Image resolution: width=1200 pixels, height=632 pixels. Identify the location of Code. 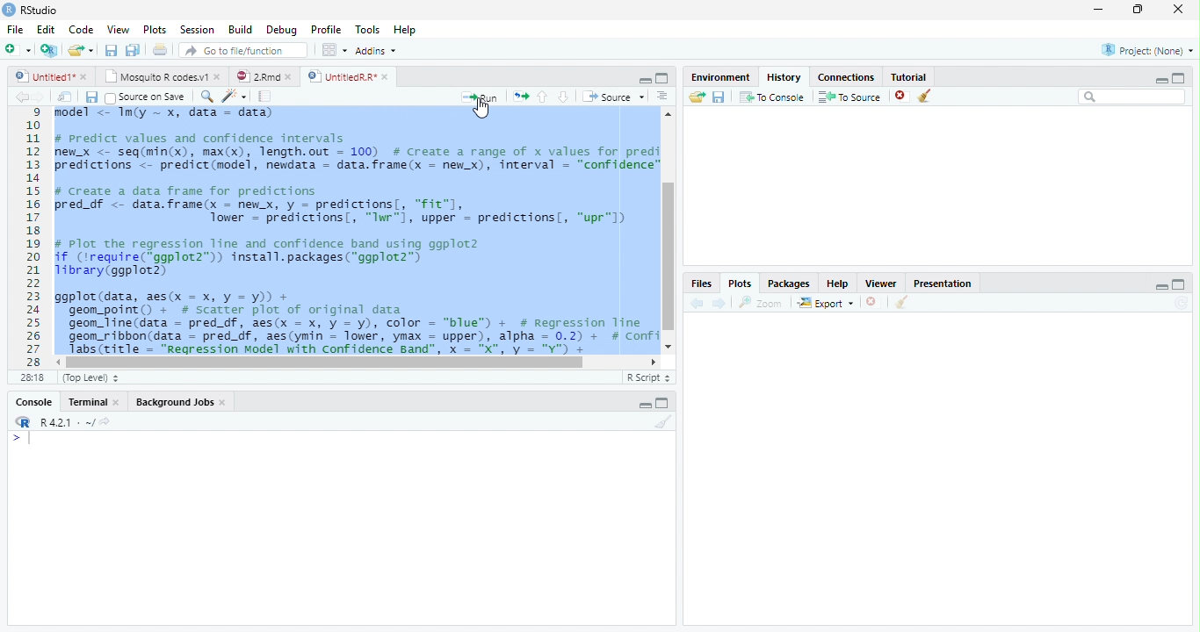
(82, 30).